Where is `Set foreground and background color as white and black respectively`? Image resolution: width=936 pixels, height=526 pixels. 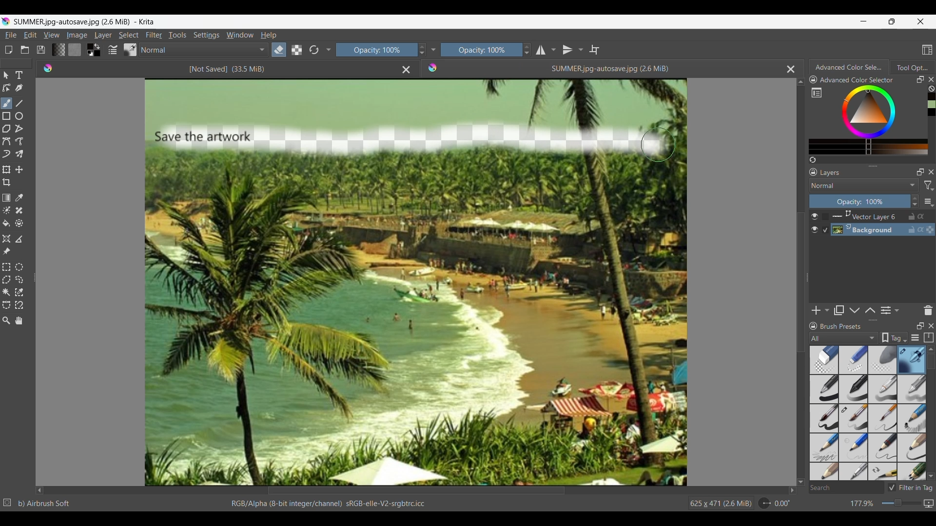
Set foreground and background color as white and black respectively is located at coordinates (89, 54).